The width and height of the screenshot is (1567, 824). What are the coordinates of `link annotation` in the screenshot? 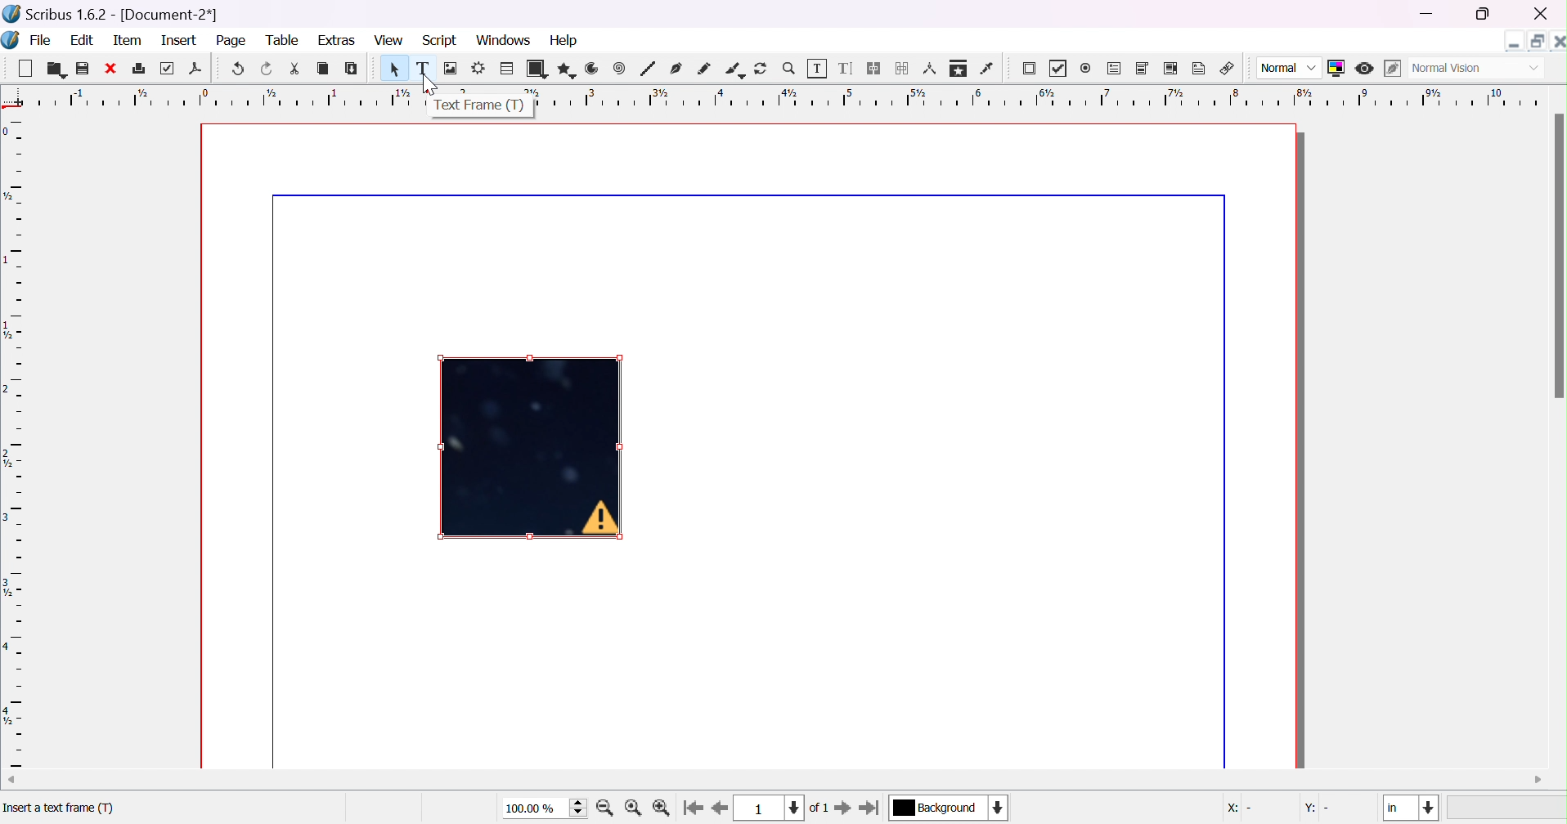 It's located at (1228, 66).